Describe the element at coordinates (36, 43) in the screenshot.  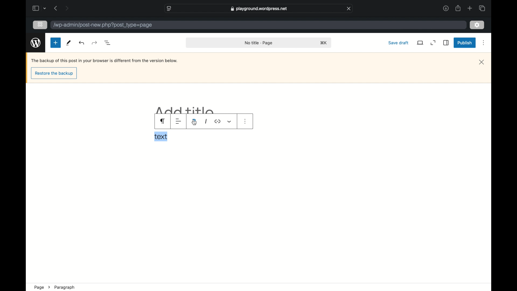
I see `wordpress` at that location.